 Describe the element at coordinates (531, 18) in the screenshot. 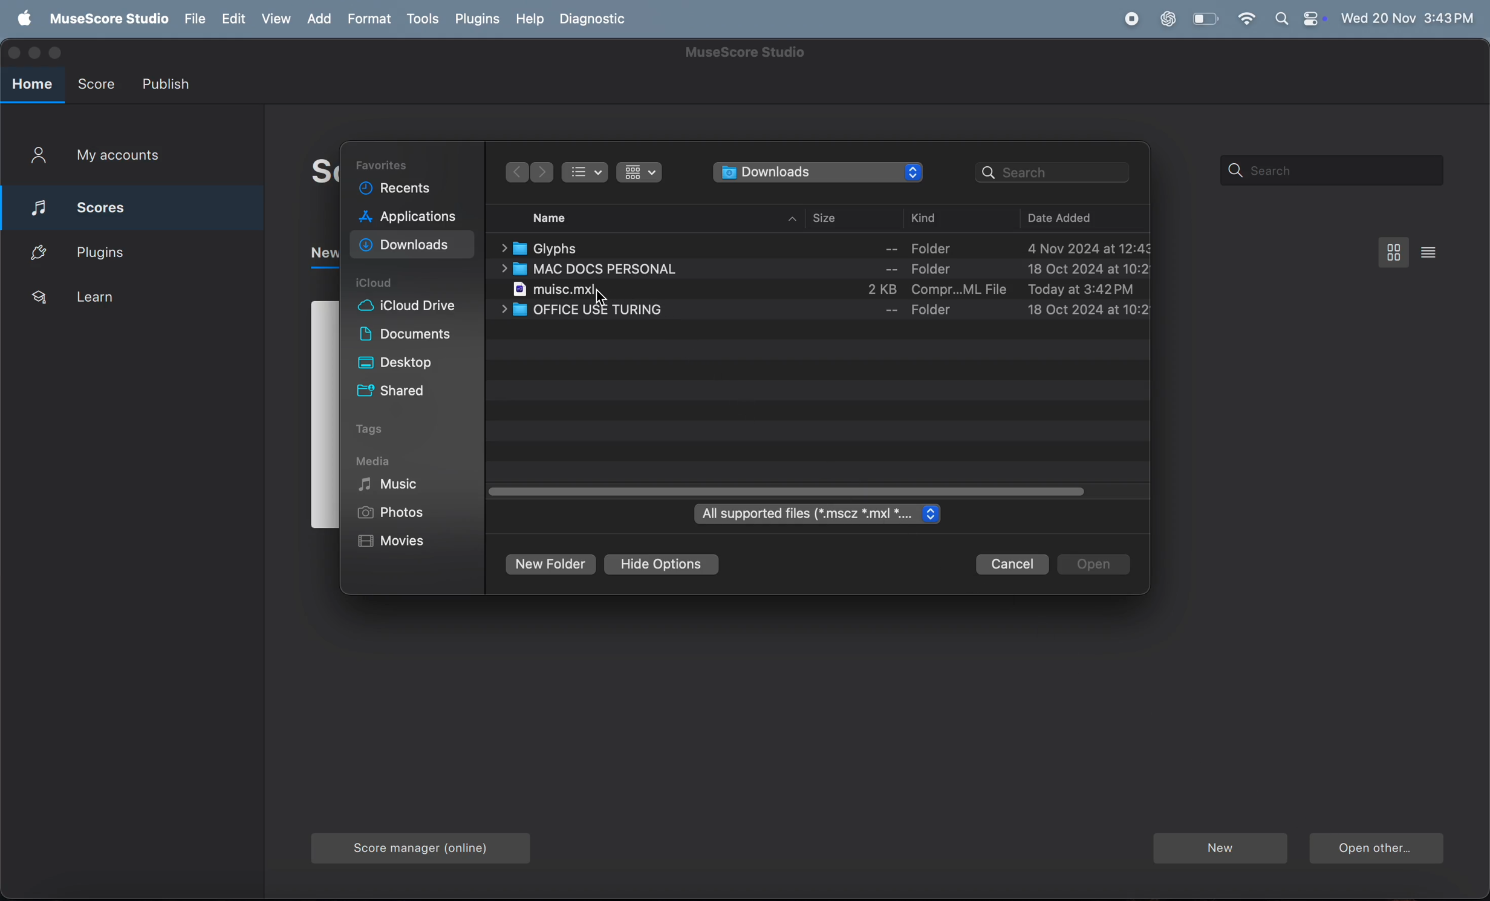

I see `help` at that location.